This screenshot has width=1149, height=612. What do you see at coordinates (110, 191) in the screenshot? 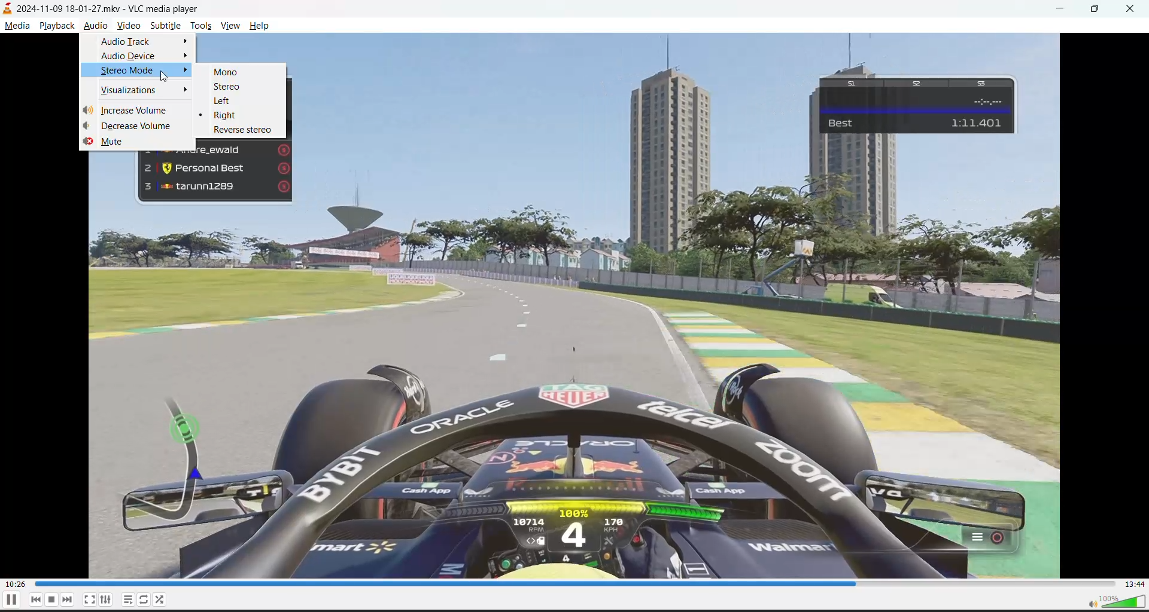
I see `preview` at bounding box center [110, 191].